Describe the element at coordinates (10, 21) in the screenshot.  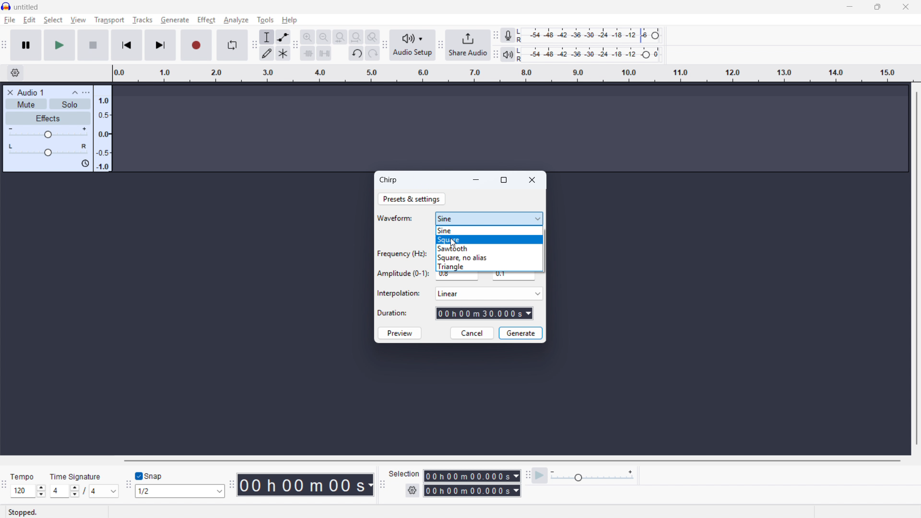
I see `File ` at that location.